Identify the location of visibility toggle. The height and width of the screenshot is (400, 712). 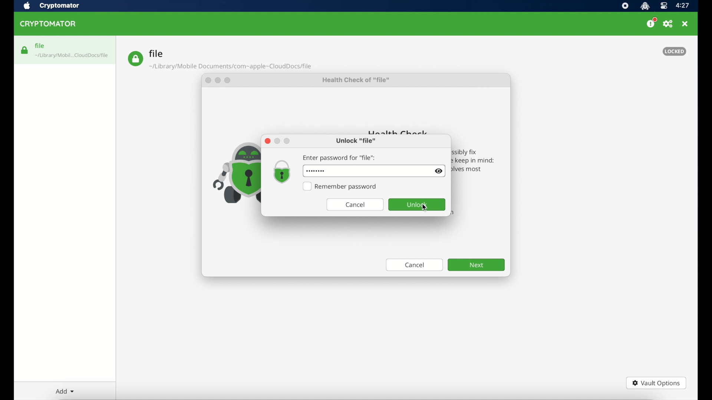
(438, 171).